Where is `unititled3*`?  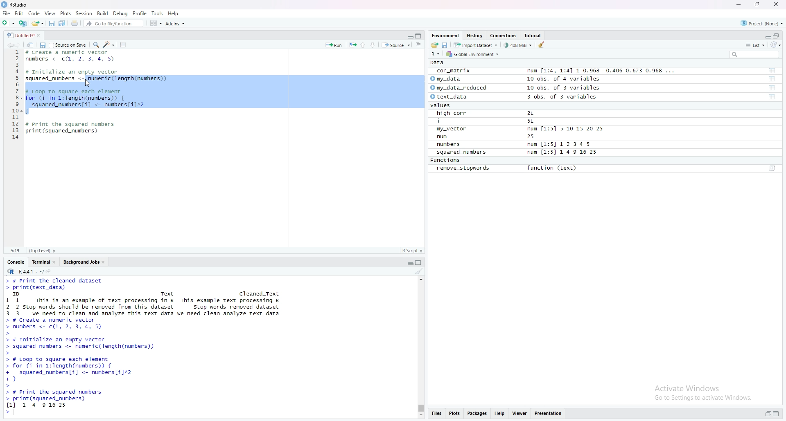 unititled3* is located at coordinates (19, 35).